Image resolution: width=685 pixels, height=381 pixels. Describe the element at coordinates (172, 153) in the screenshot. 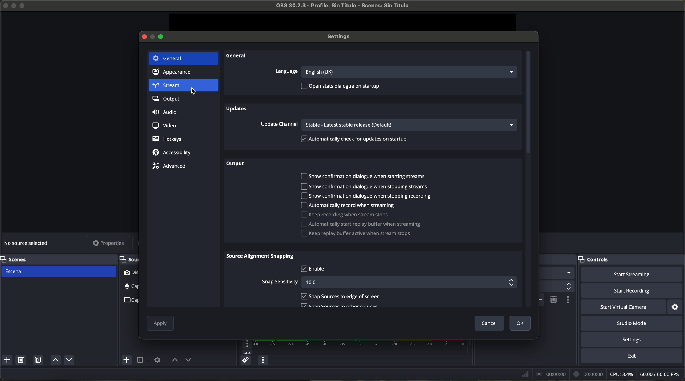

I see `accessibility` at that location.